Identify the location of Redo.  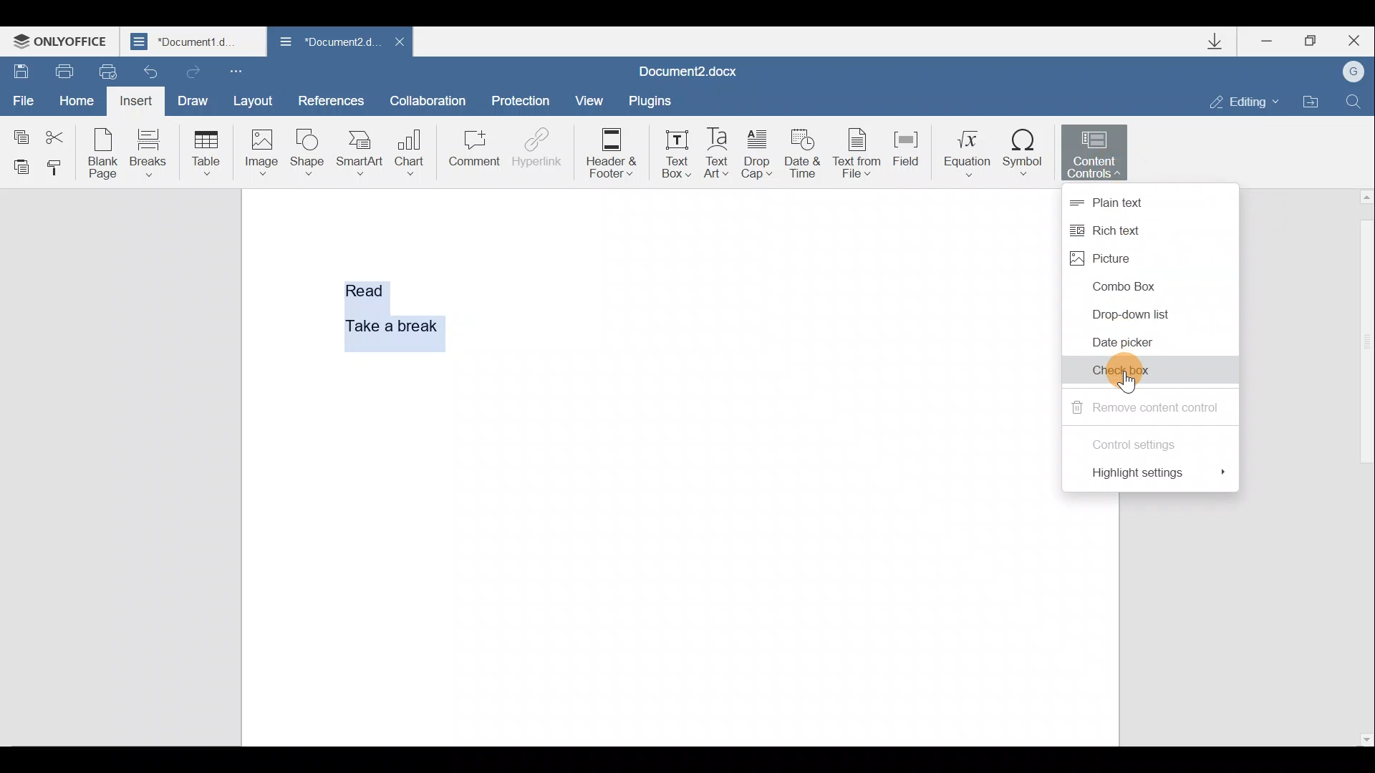
(193, 71).